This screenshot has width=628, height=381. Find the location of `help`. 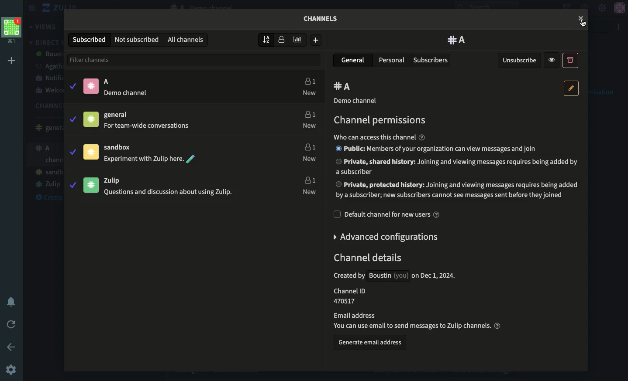

help is located at coordinates (497, 325).